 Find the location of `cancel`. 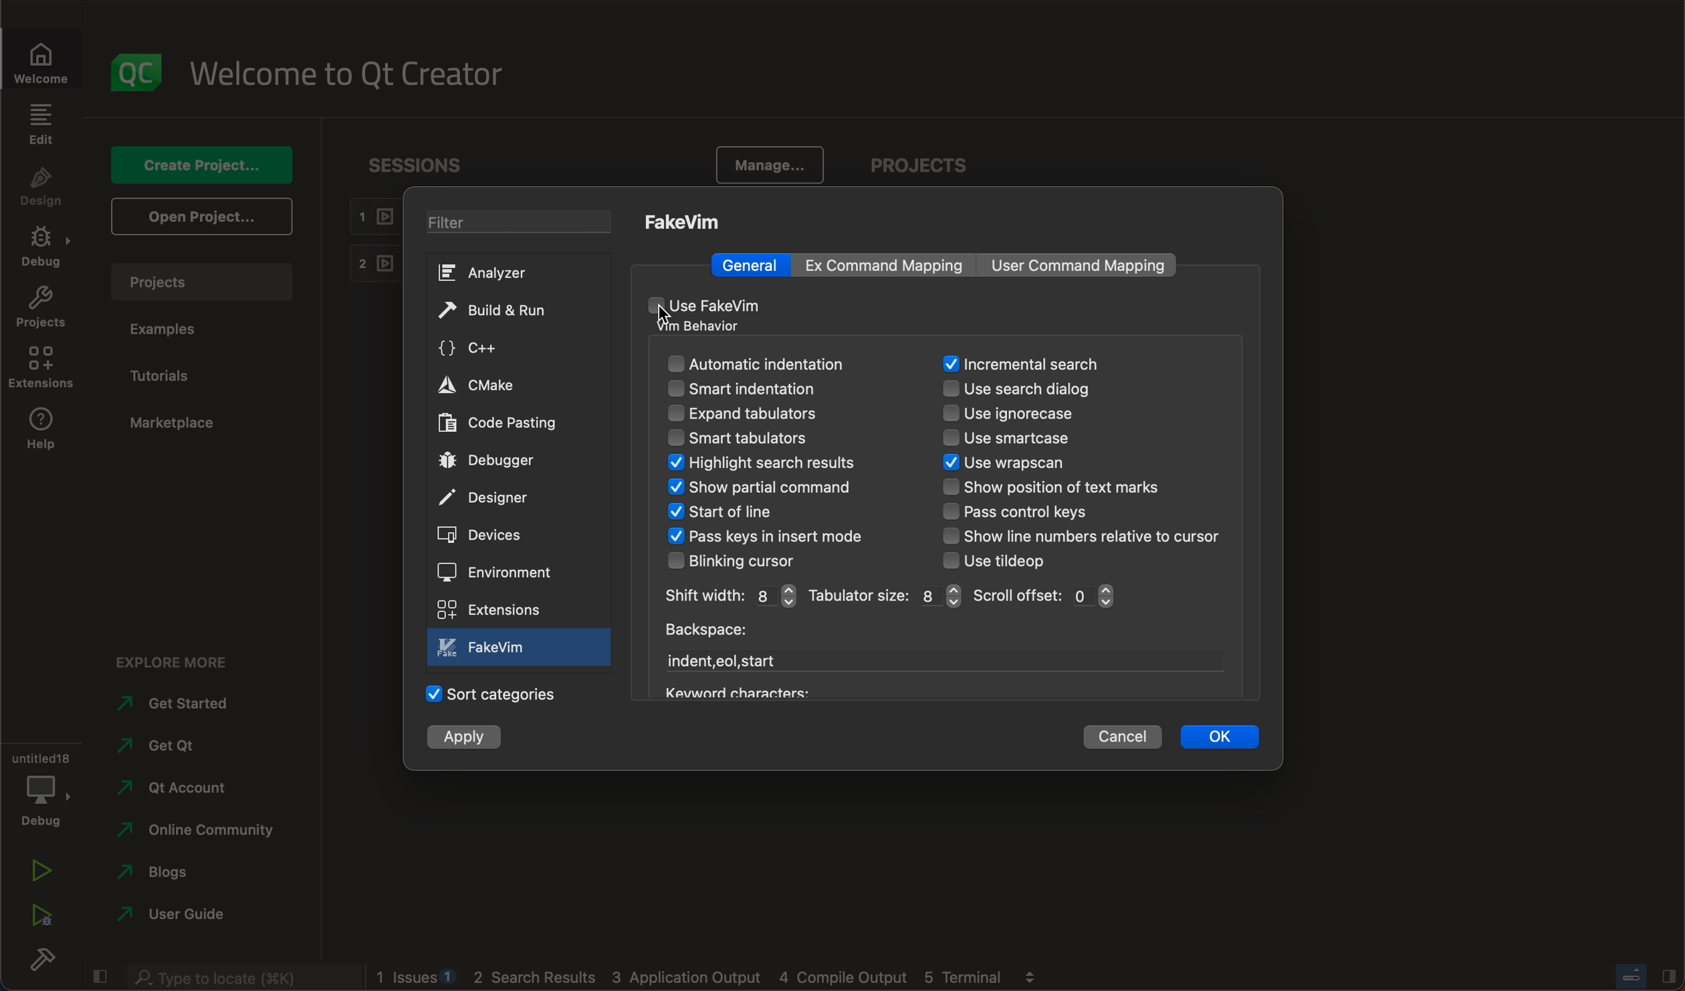

cancel is located at coordinates (1123, 737).